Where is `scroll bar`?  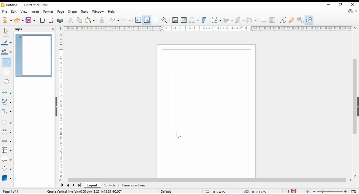 scroll bar is located at coordinates (207, 180).